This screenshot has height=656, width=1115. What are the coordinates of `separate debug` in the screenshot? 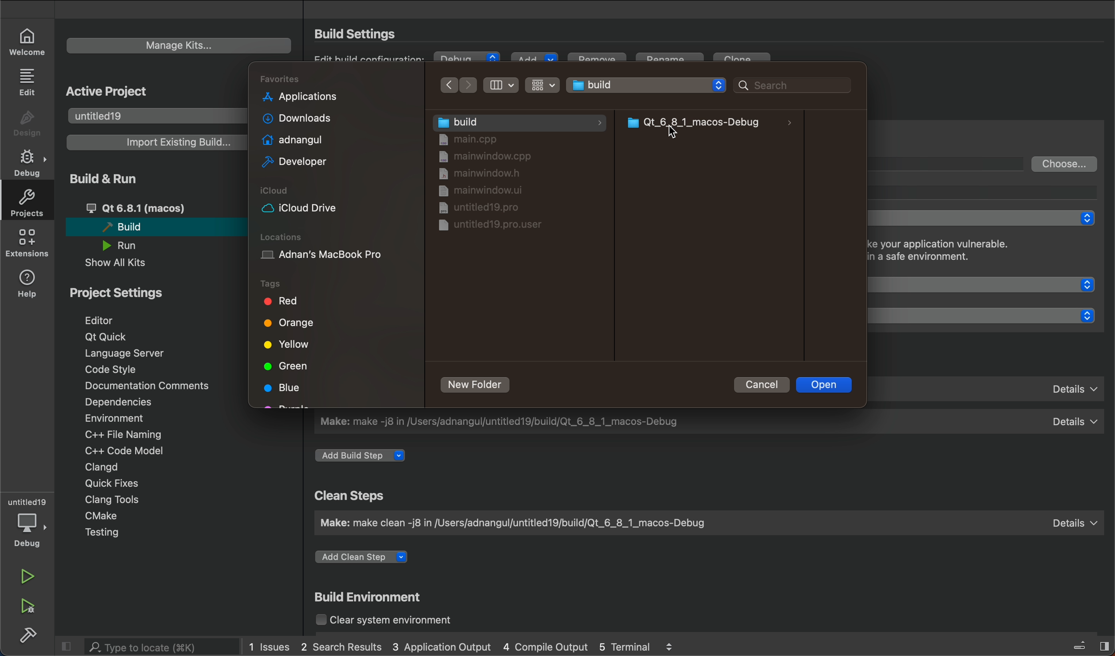 It's located at (986, 218).